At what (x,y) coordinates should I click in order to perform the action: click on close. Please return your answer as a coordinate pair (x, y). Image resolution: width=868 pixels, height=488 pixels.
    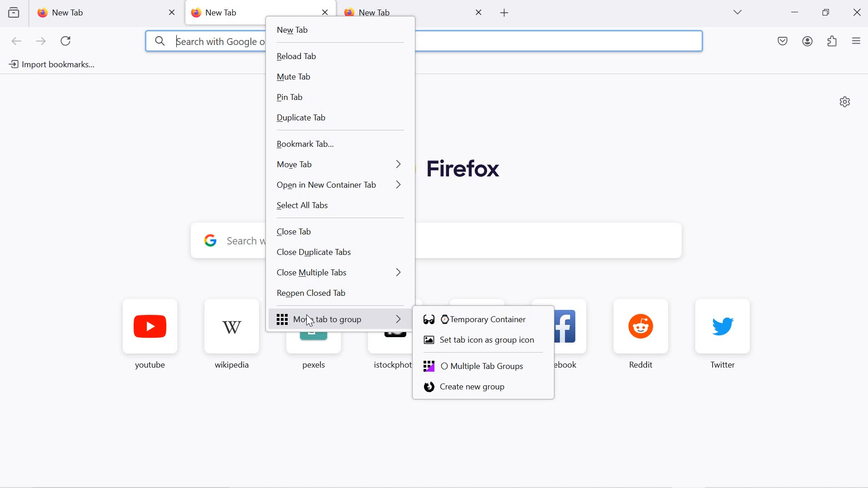
    Looking at the image, I should click on (323, 10).